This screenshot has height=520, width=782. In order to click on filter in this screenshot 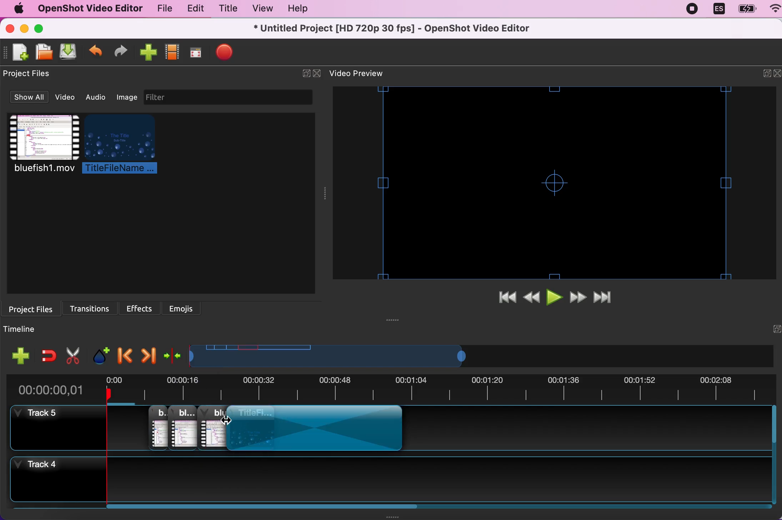, I will do `click(236, 97)`.